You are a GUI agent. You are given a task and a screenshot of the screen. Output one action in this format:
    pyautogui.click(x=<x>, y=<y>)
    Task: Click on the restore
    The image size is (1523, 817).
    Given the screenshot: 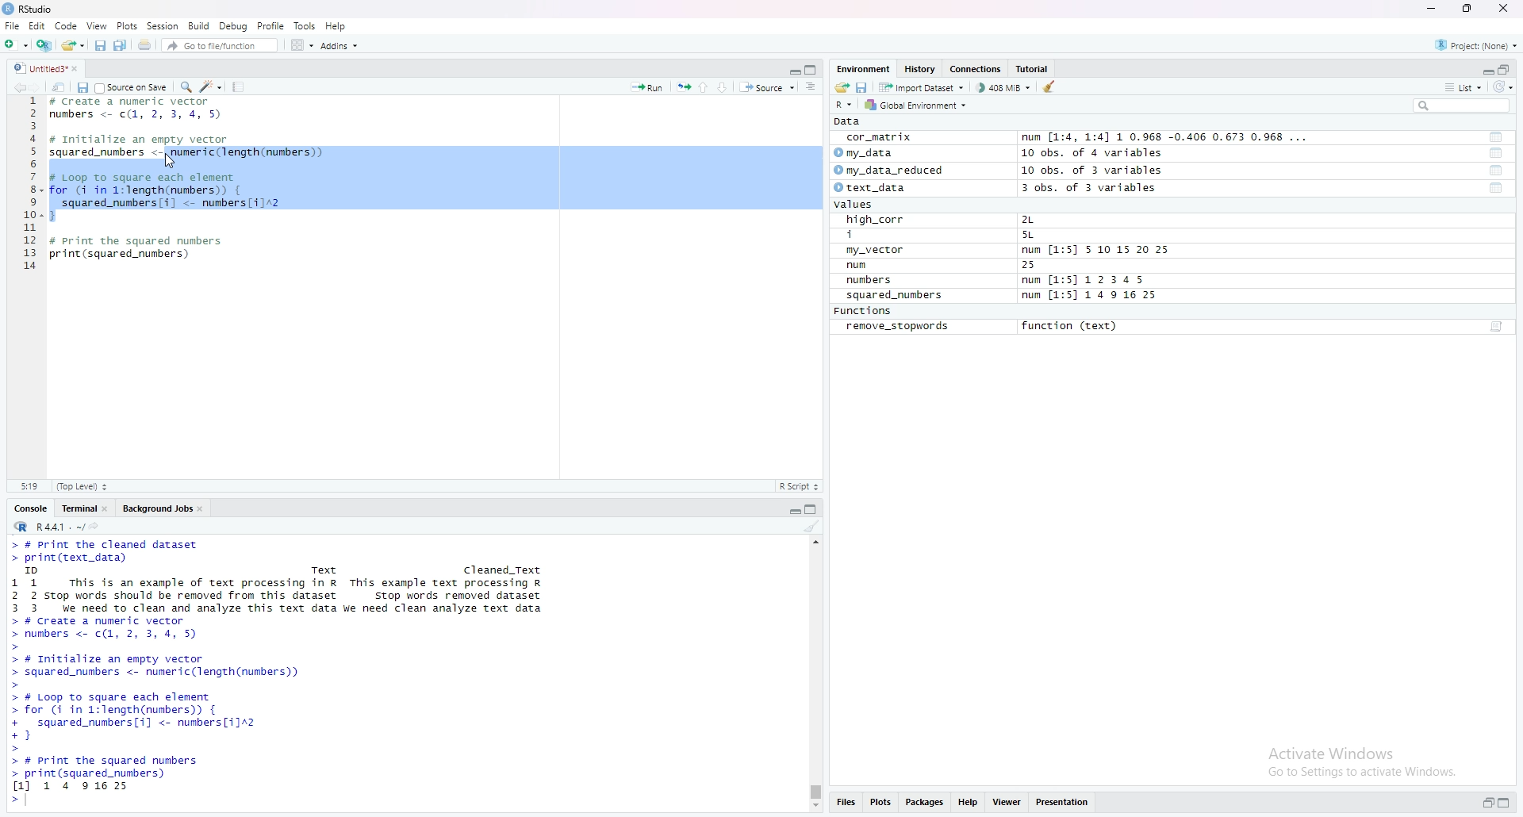 What is the action you would take?
    pyautogui.click(x=1488, y=804)
    